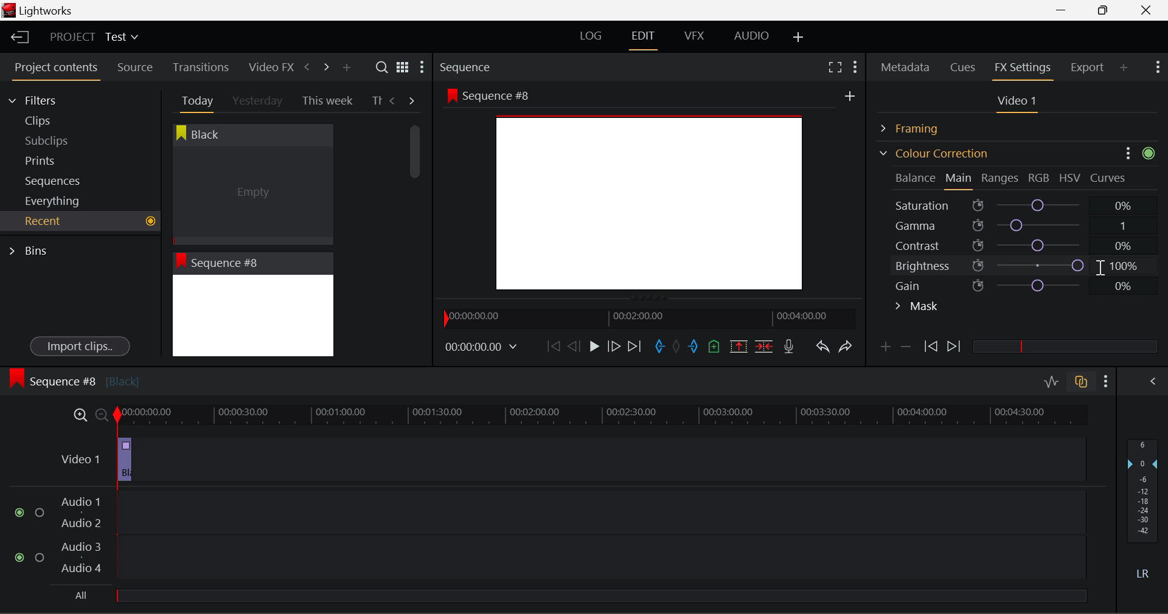  Describe the element at coordinates (78, 458) in the screenshot. I see `Video 1` at that location.